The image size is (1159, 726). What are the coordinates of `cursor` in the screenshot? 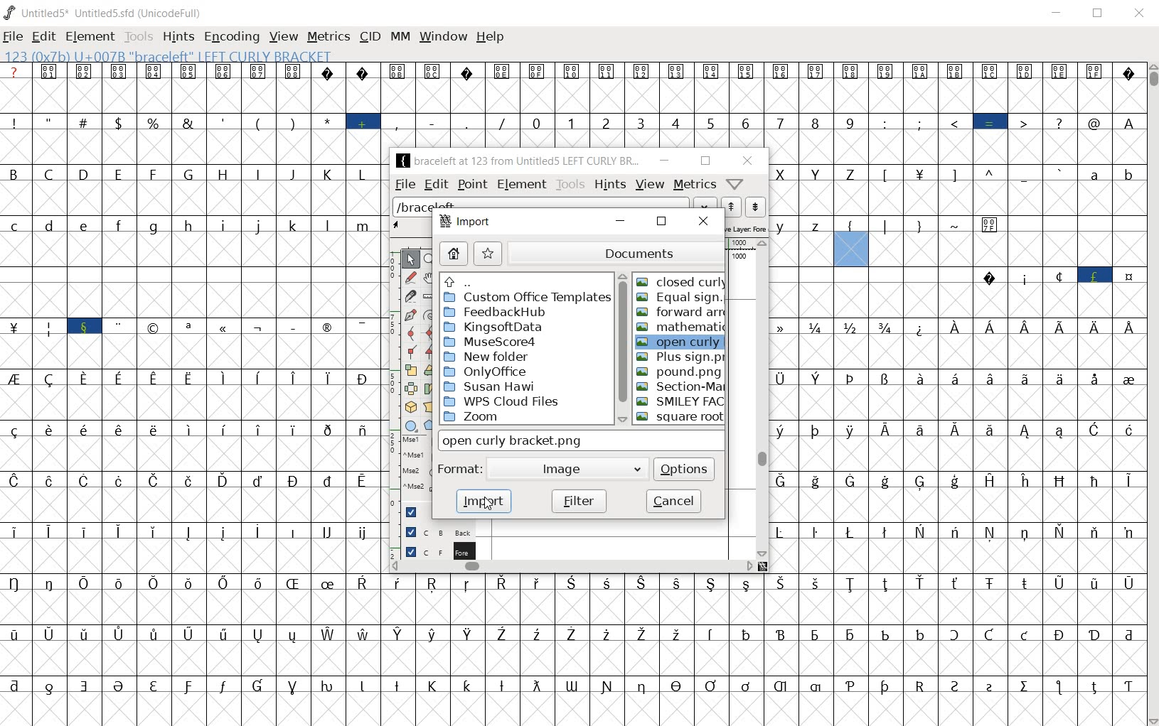 It's located at (486, 503).